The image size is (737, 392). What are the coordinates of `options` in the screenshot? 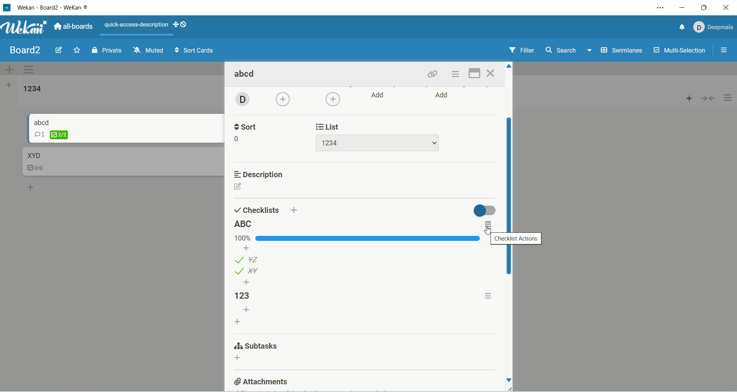 It's located at (729, 98).